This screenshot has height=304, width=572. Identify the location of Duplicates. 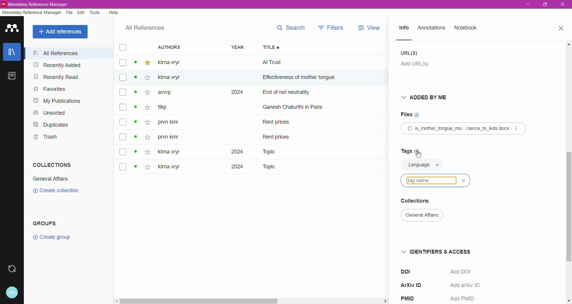
(51, 125).